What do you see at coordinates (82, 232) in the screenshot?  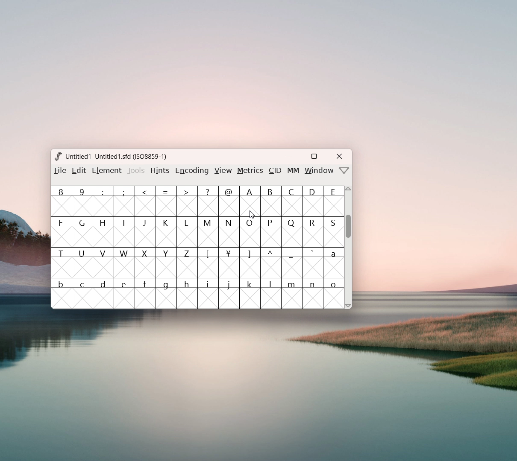 I see `G` at bounding box center [82, 232].